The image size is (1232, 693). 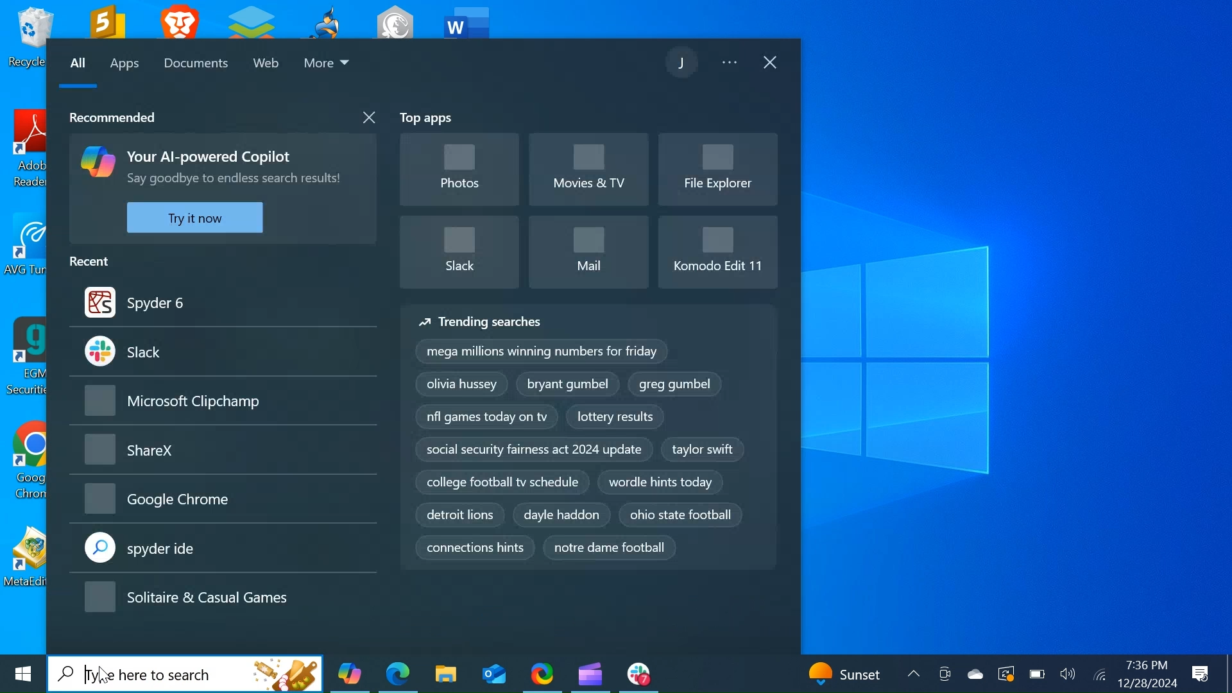 I want to click on Komodo Edit 11 , so click(x=716, y=248).